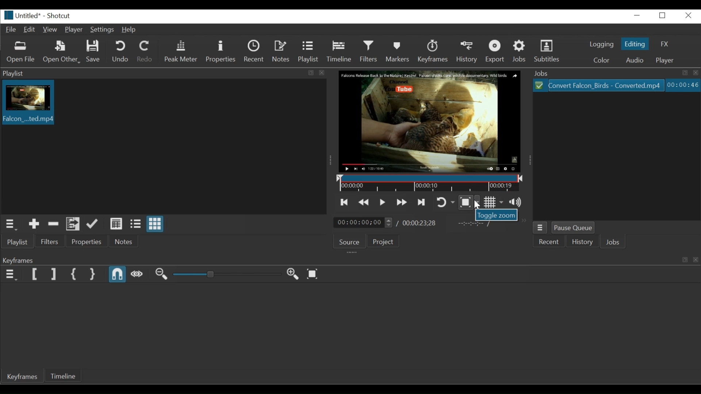  Describe the element at coordinates (477, 205) in the screenshot. I see `Cursor` at that location.